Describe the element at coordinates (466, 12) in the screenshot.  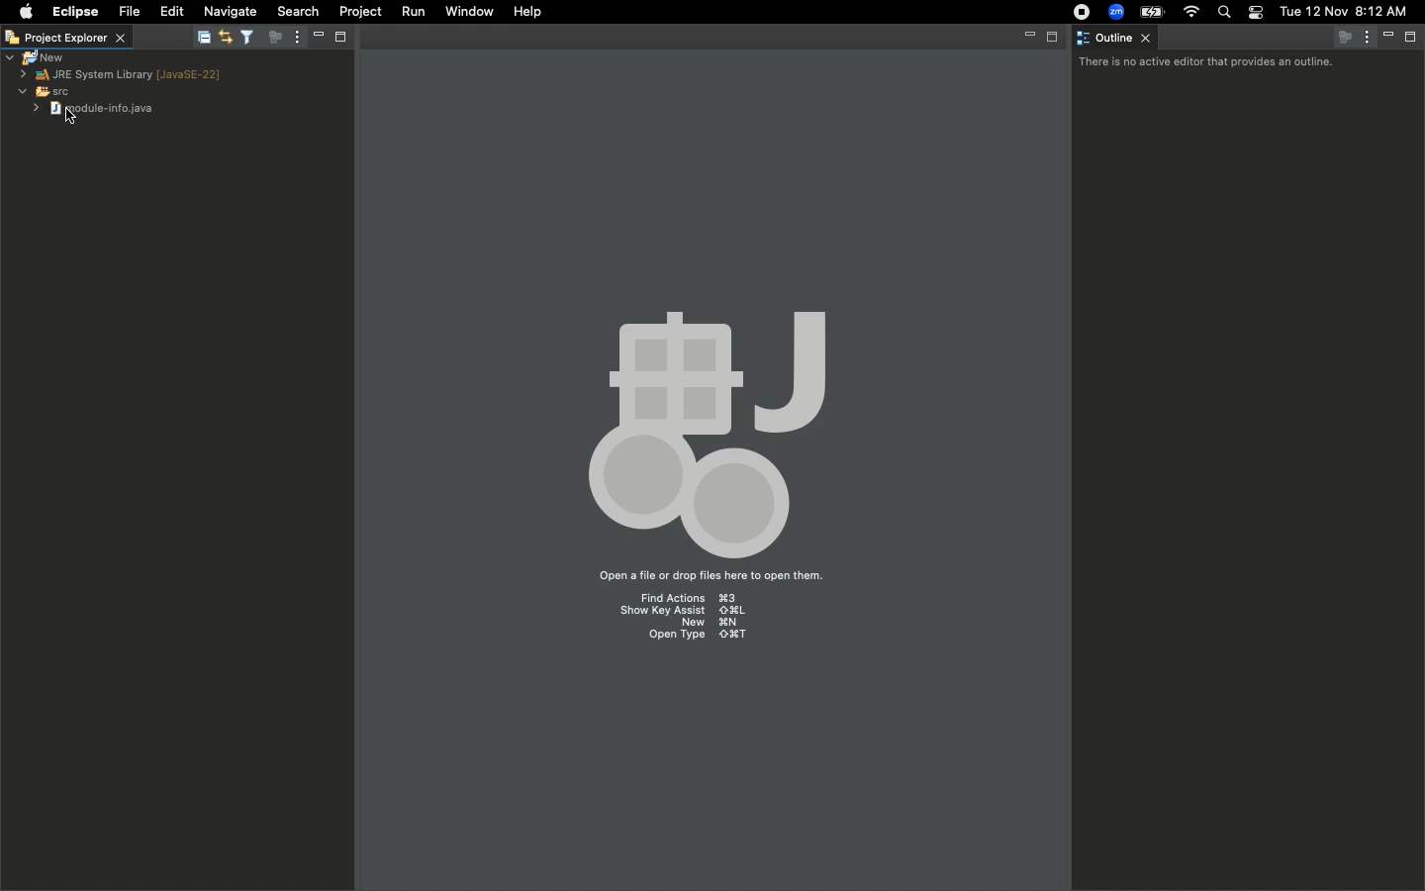
I see `Window` at that location.